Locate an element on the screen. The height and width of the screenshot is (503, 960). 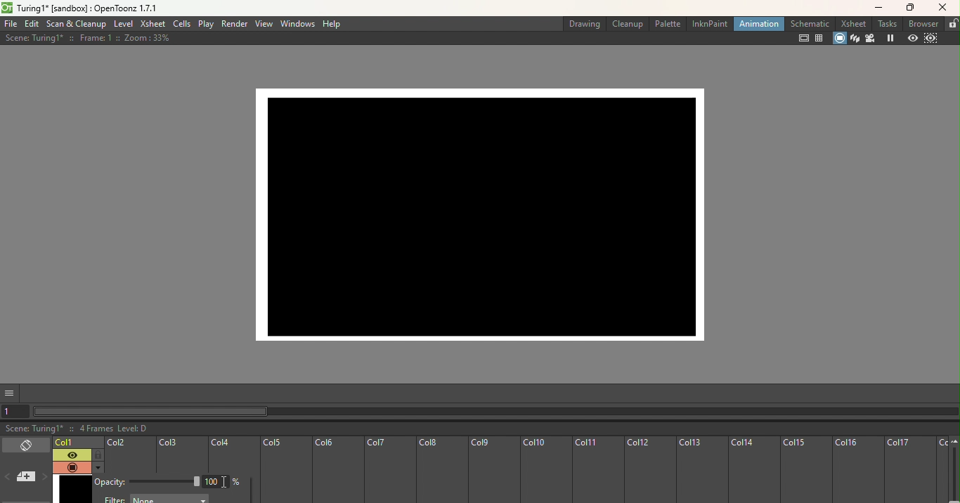
Col15 is located at coordinates (807, 470).